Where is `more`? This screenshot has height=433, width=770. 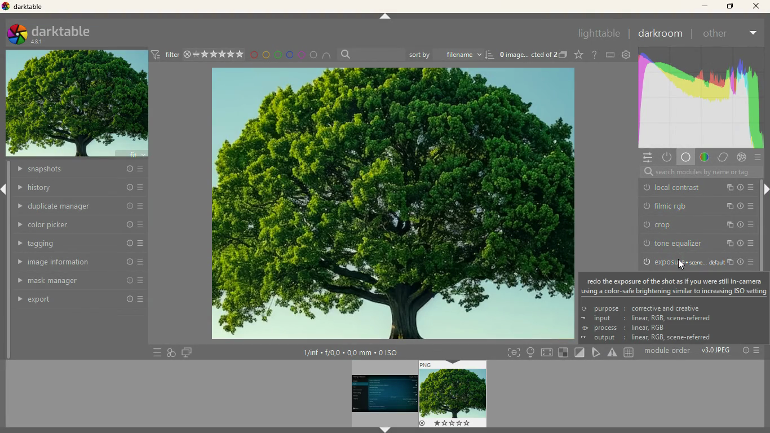 more is located at coordinates (739, 185).